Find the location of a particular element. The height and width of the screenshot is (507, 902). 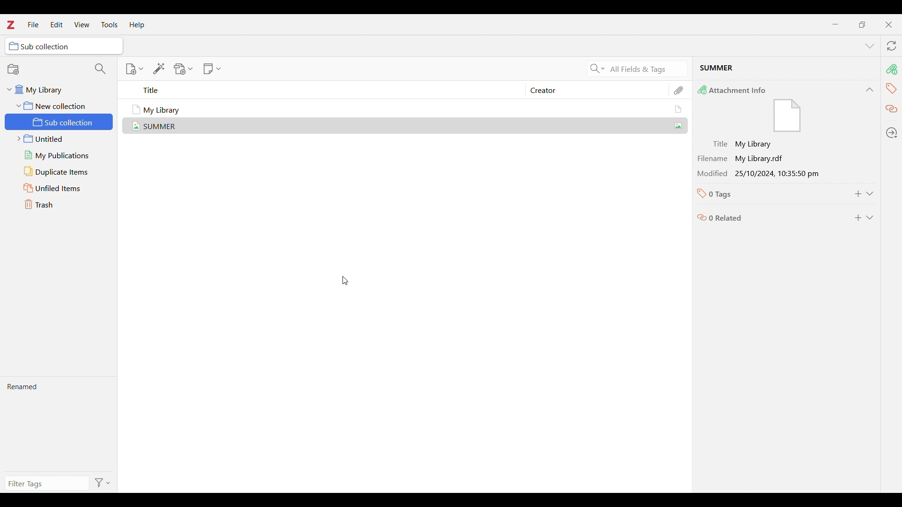

Unfiled items is located at coordinates (60, 188).